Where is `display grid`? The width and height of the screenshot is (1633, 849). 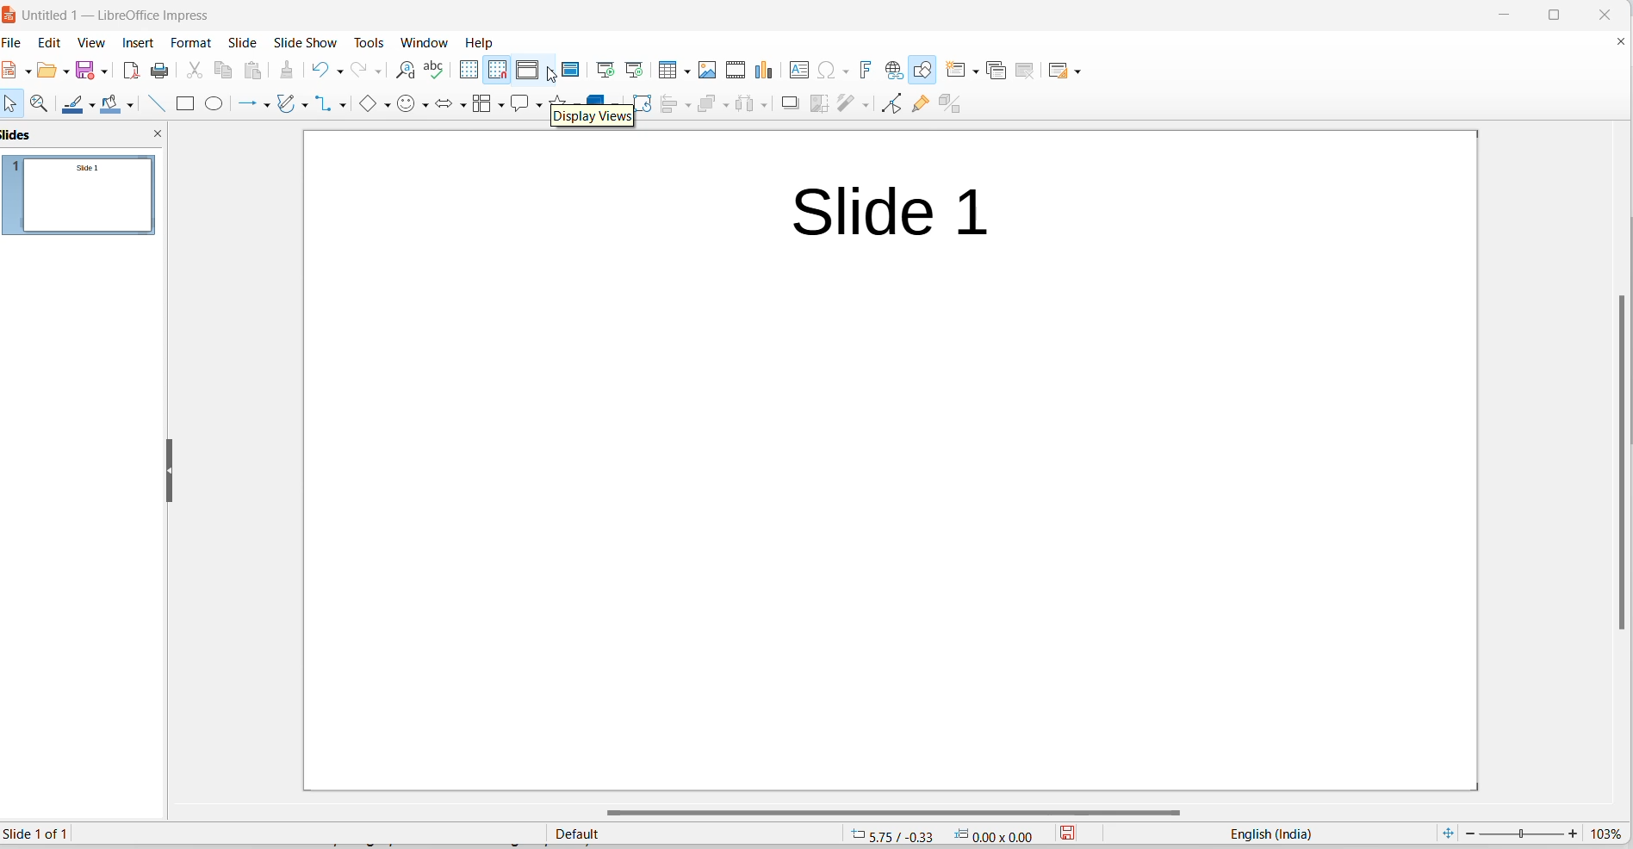 display grid is located at coordinates (469, 69).